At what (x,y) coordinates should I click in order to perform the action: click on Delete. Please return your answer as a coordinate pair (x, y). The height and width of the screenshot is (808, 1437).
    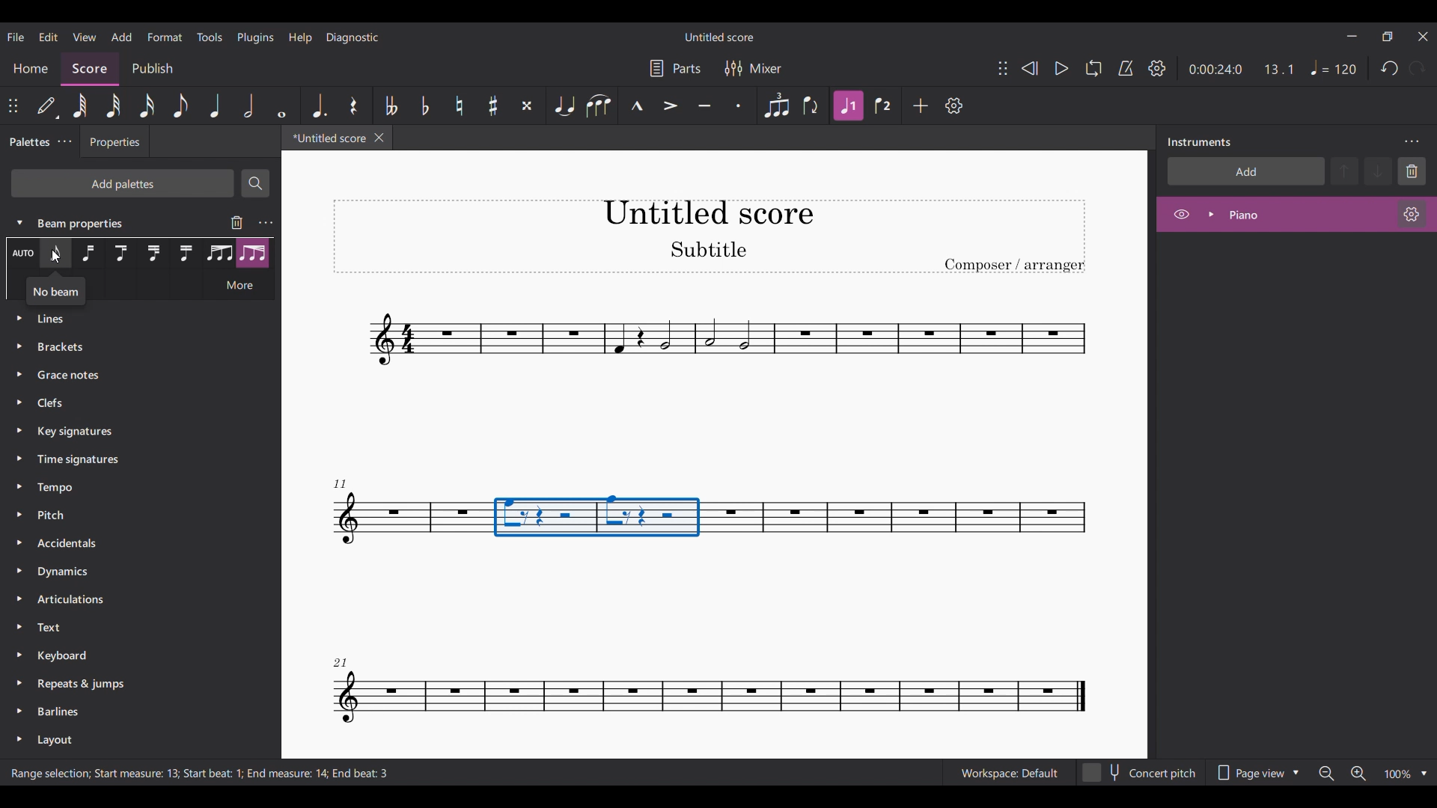
    Looking at the image, I should click on (237, 222).